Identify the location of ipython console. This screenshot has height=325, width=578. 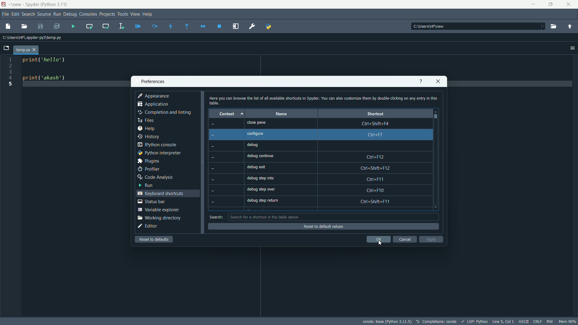
(157, 145).